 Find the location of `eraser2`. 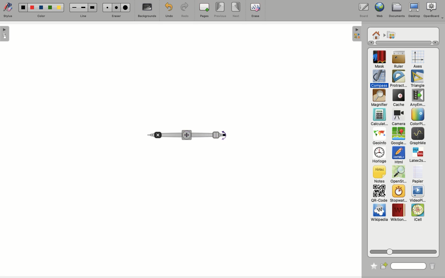

eraser2 is located at coordinates (116, 7).